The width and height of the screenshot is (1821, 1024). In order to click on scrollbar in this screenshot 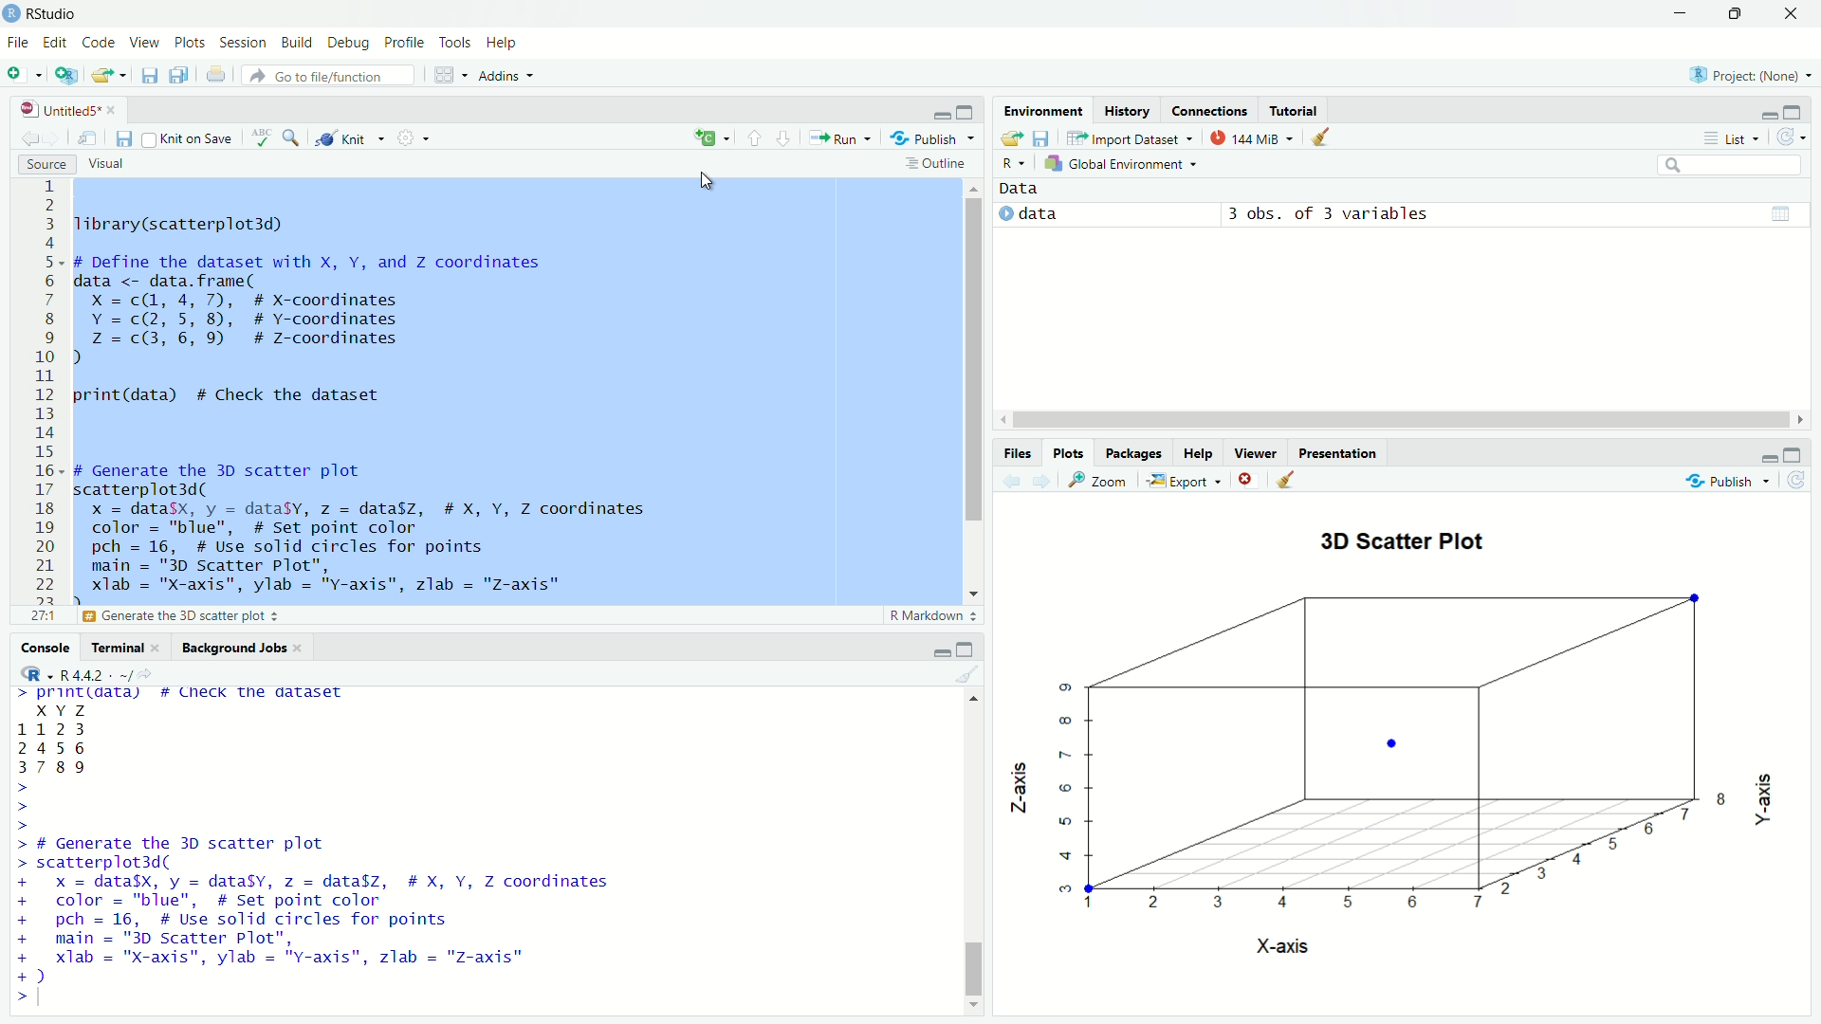, I will do `click(1399, 419)`.